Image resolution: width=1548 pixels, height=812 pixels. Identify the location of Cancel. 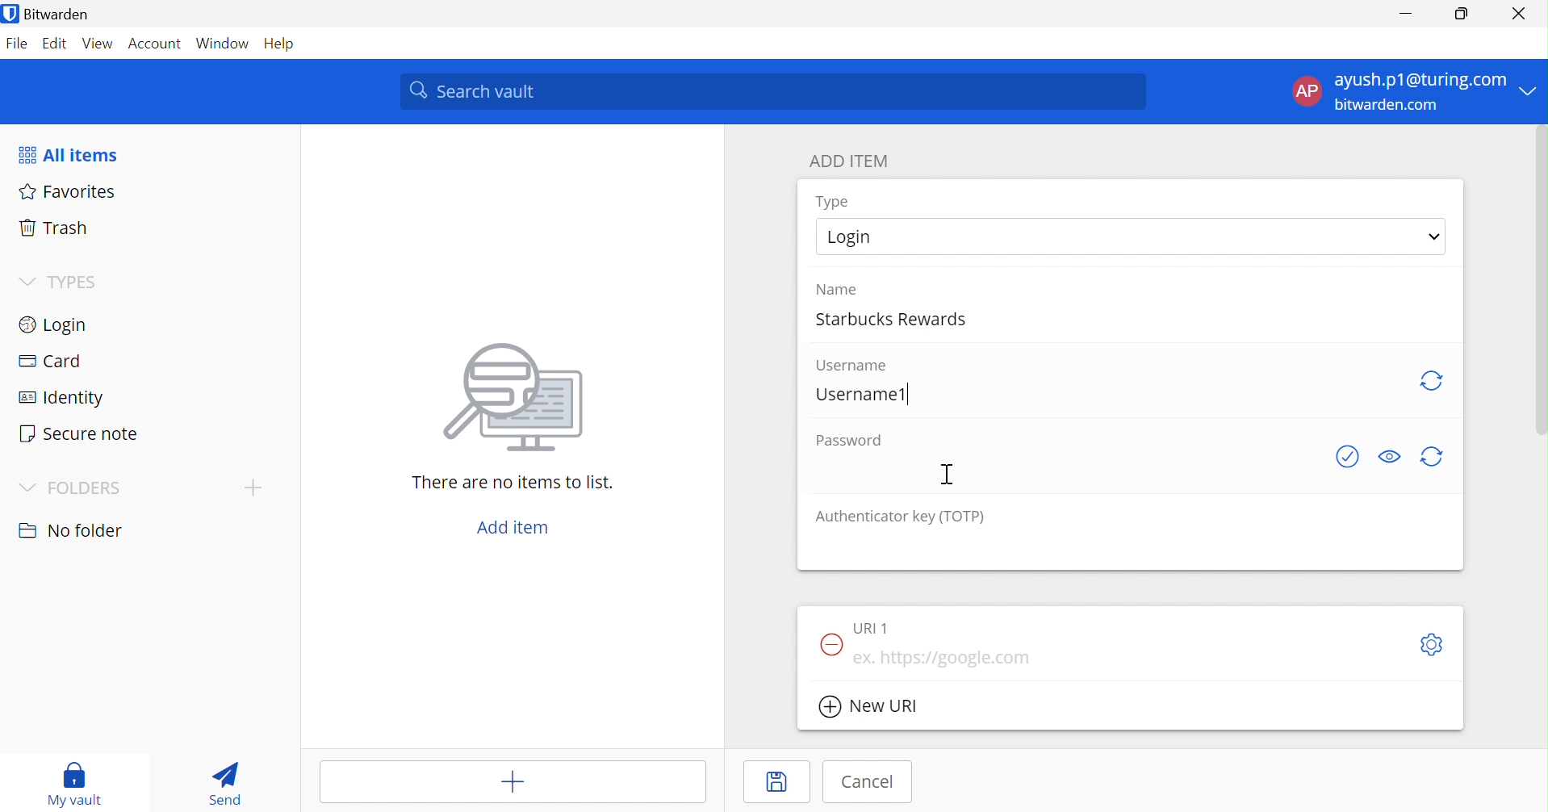
(872, 782).